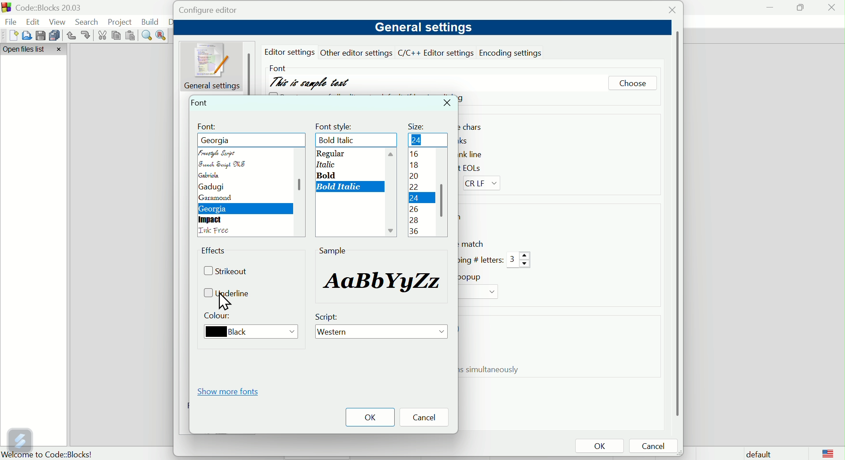 This screenshot has height=460, width=845. Describe the element at coordinates (228, 140) in the screenshot. I see `Freestyle script` at that location.